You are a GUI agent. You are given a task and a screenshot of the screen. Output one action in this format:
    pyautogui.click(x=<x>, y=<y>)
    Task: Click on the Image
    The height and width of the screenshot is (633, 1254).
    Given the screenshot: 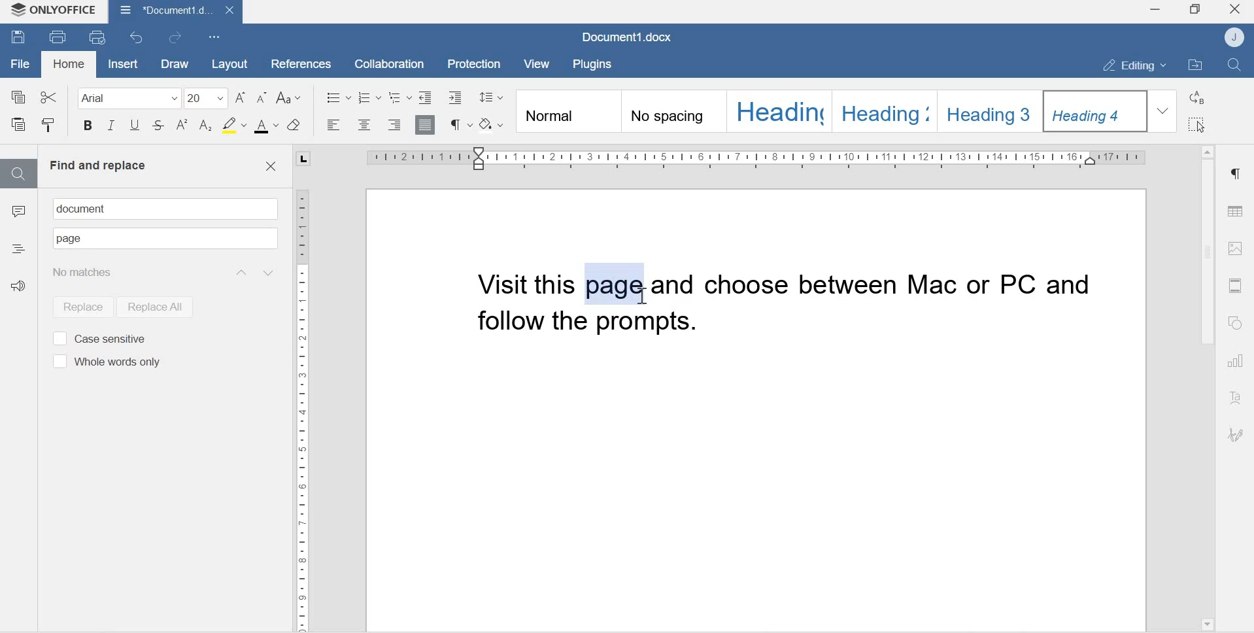 What is the action you would take?
    pyautogui.click(x=1236, y=248)
    